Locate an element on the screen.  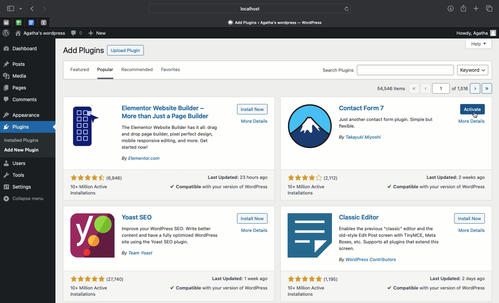
More details is located at coordinates (472, 230).